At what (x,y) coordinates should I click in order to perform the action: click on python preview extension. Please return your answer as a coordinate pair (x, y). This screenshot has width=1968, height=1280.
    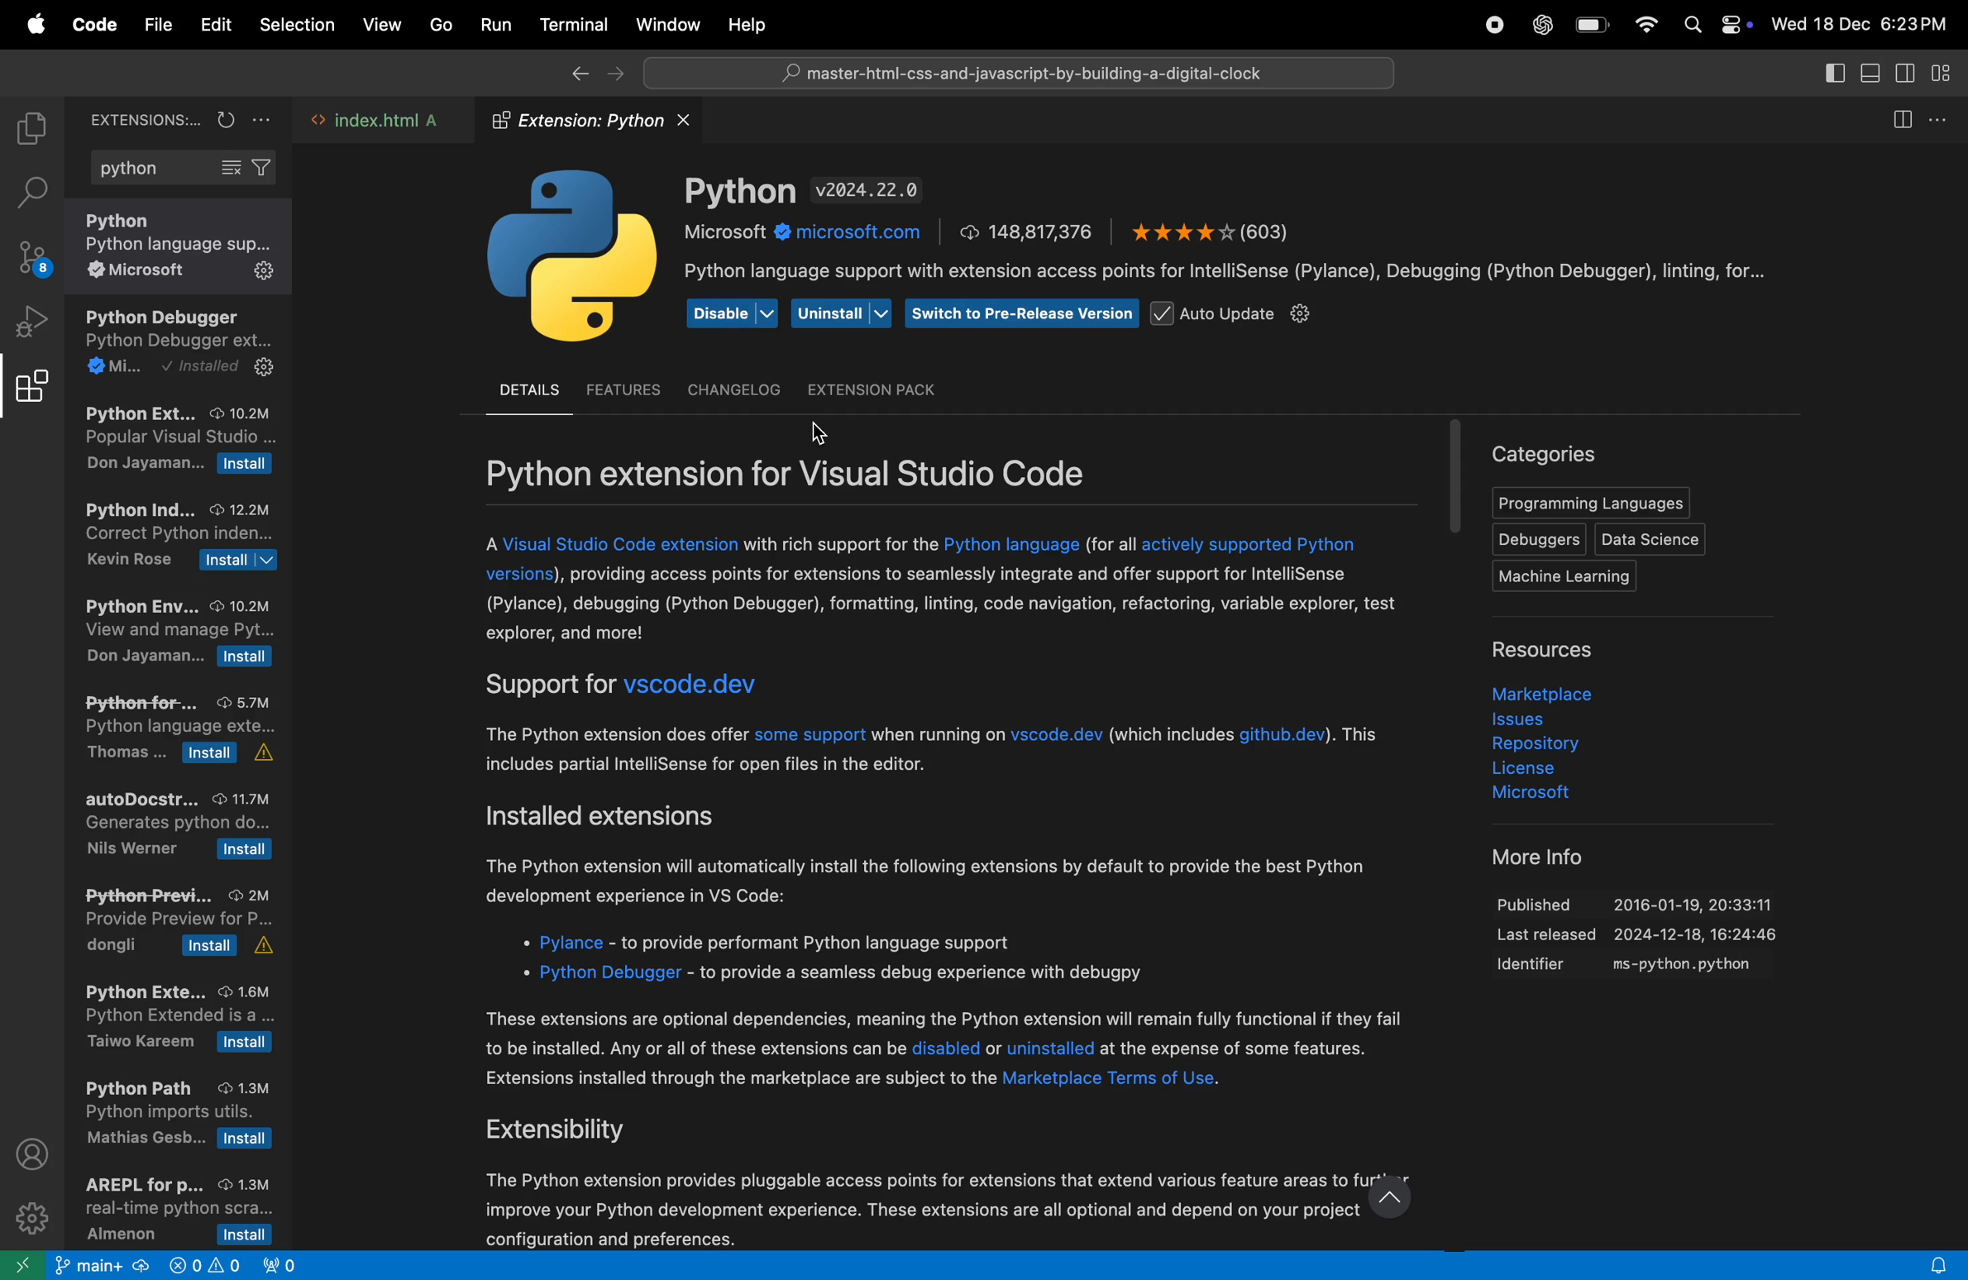
    Looking at the image, I should click on (174, 920).